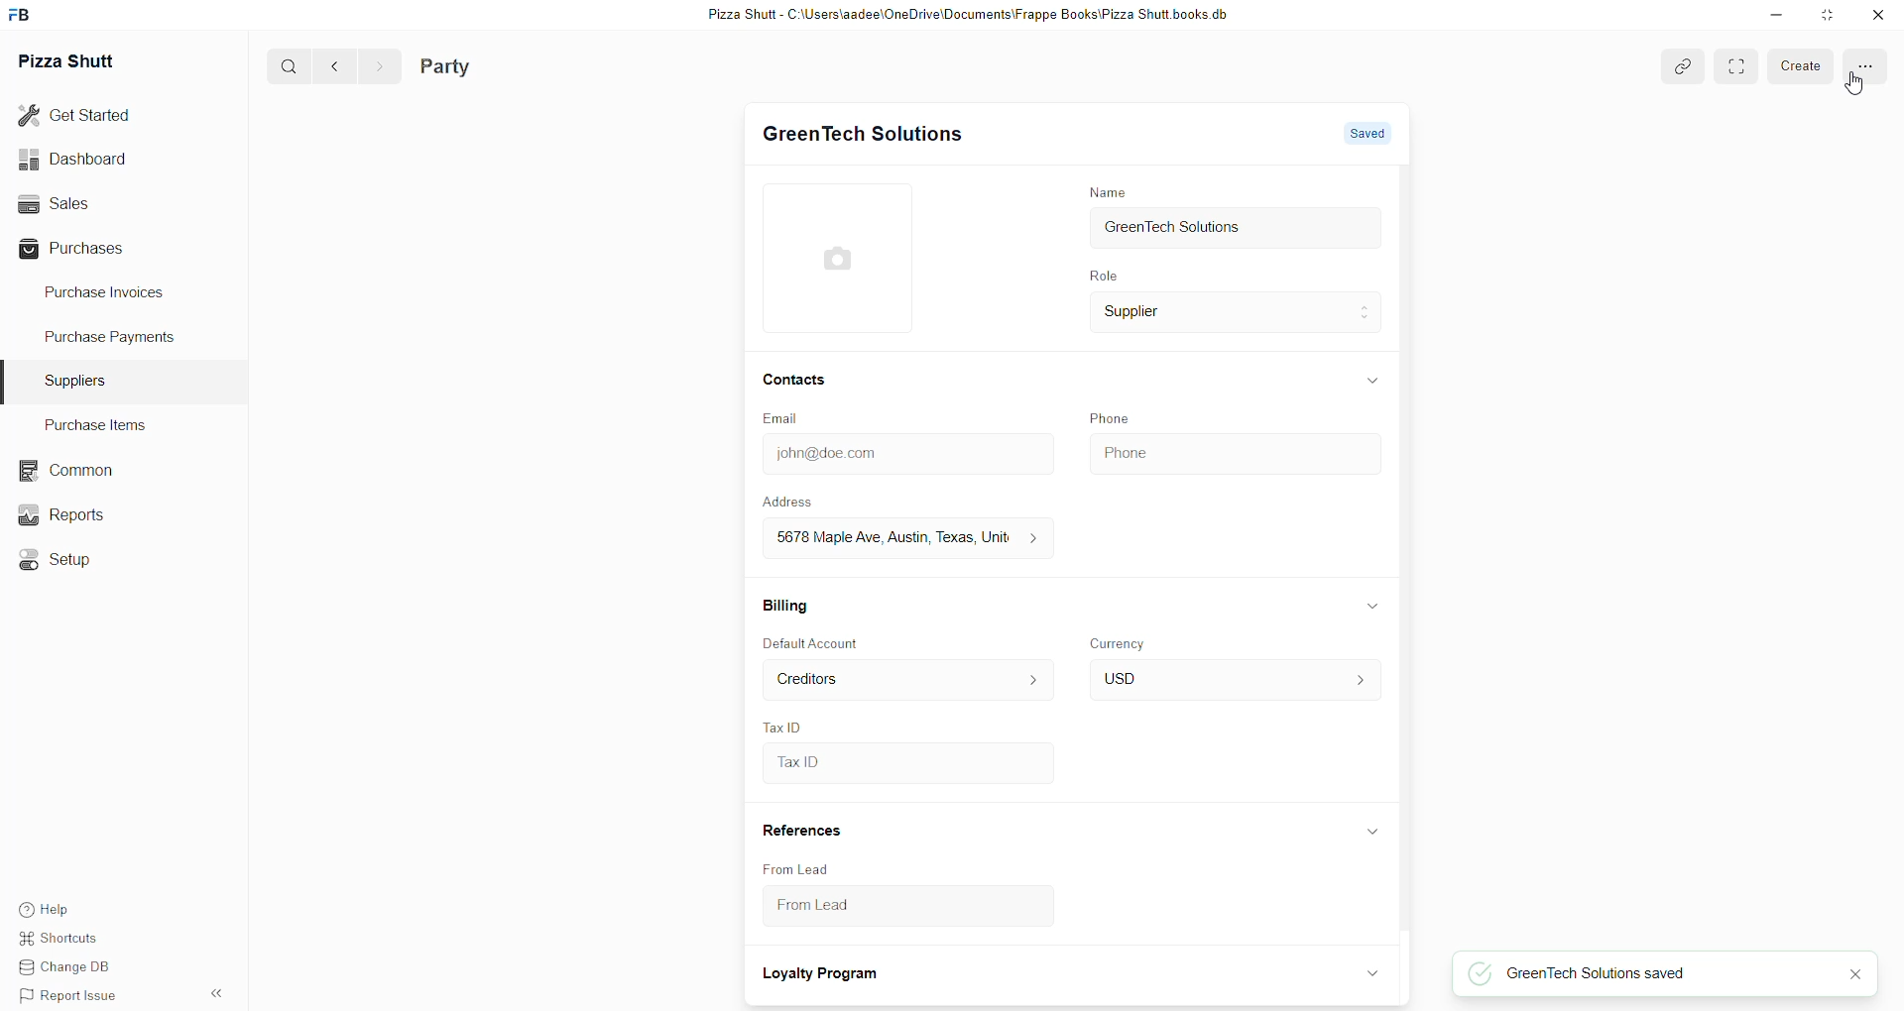 The height and width of the screenshot is (1011, 1904). I want to click on john@doe.com, so click(903, 454).